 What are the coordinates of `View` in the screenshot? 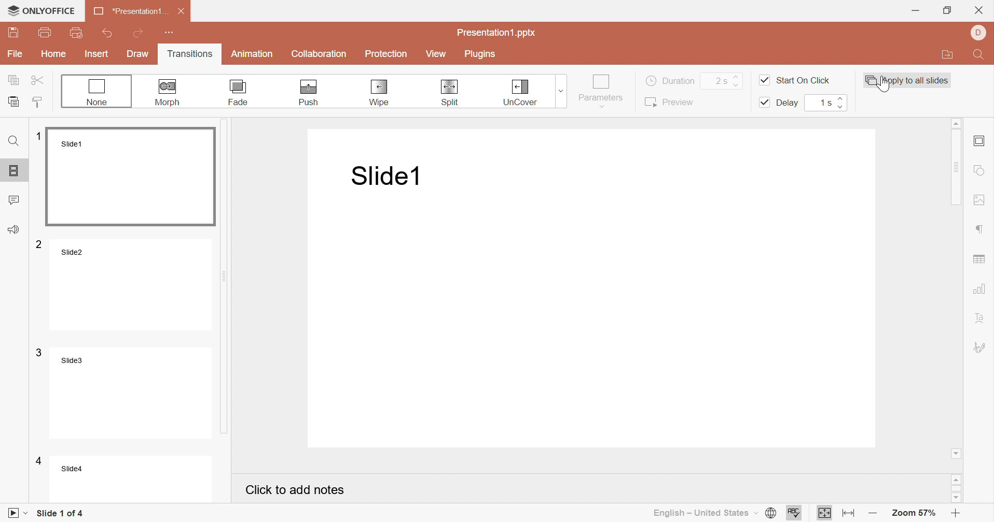 It's located at (437, 54).